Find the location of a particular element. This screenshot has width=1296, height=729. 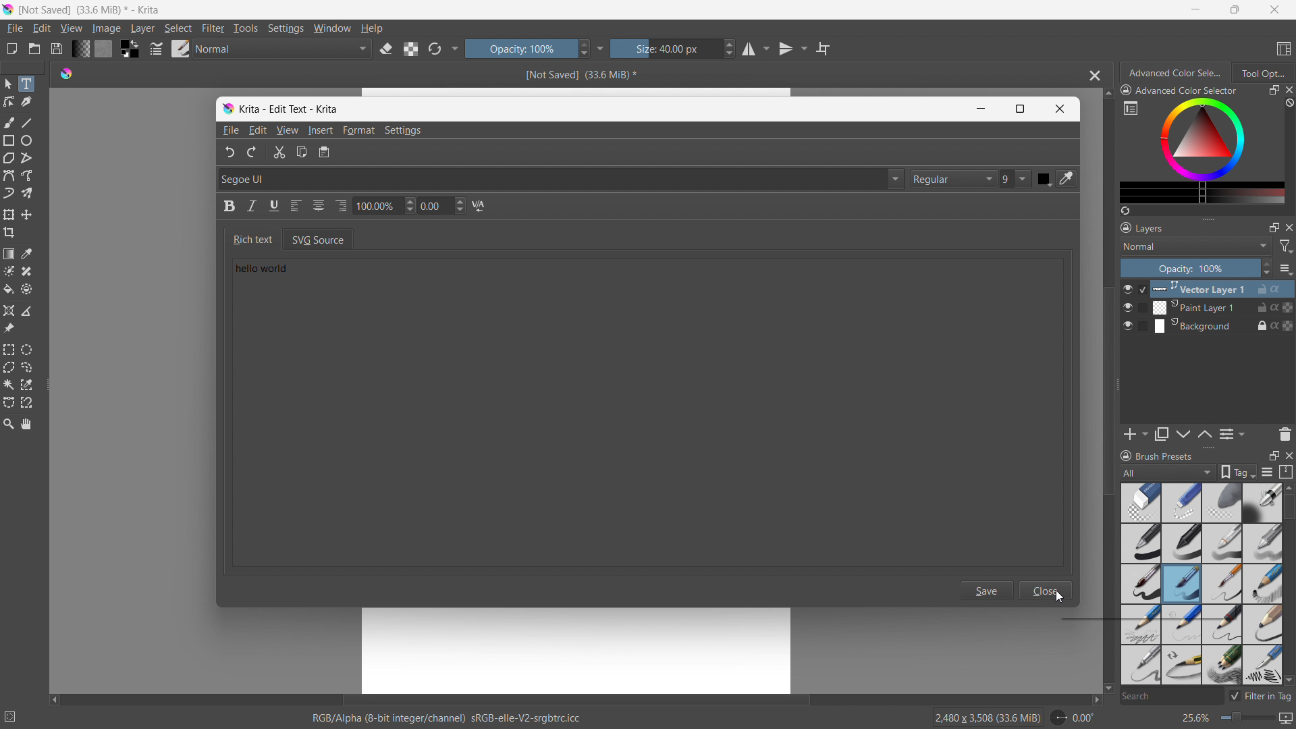

light blur is located at coordinates (1181, 503).